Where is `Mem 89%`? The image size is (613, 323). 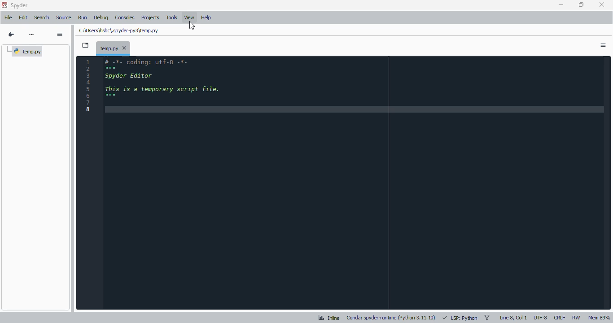
Mem 89% is located at coordinates (599, 318).